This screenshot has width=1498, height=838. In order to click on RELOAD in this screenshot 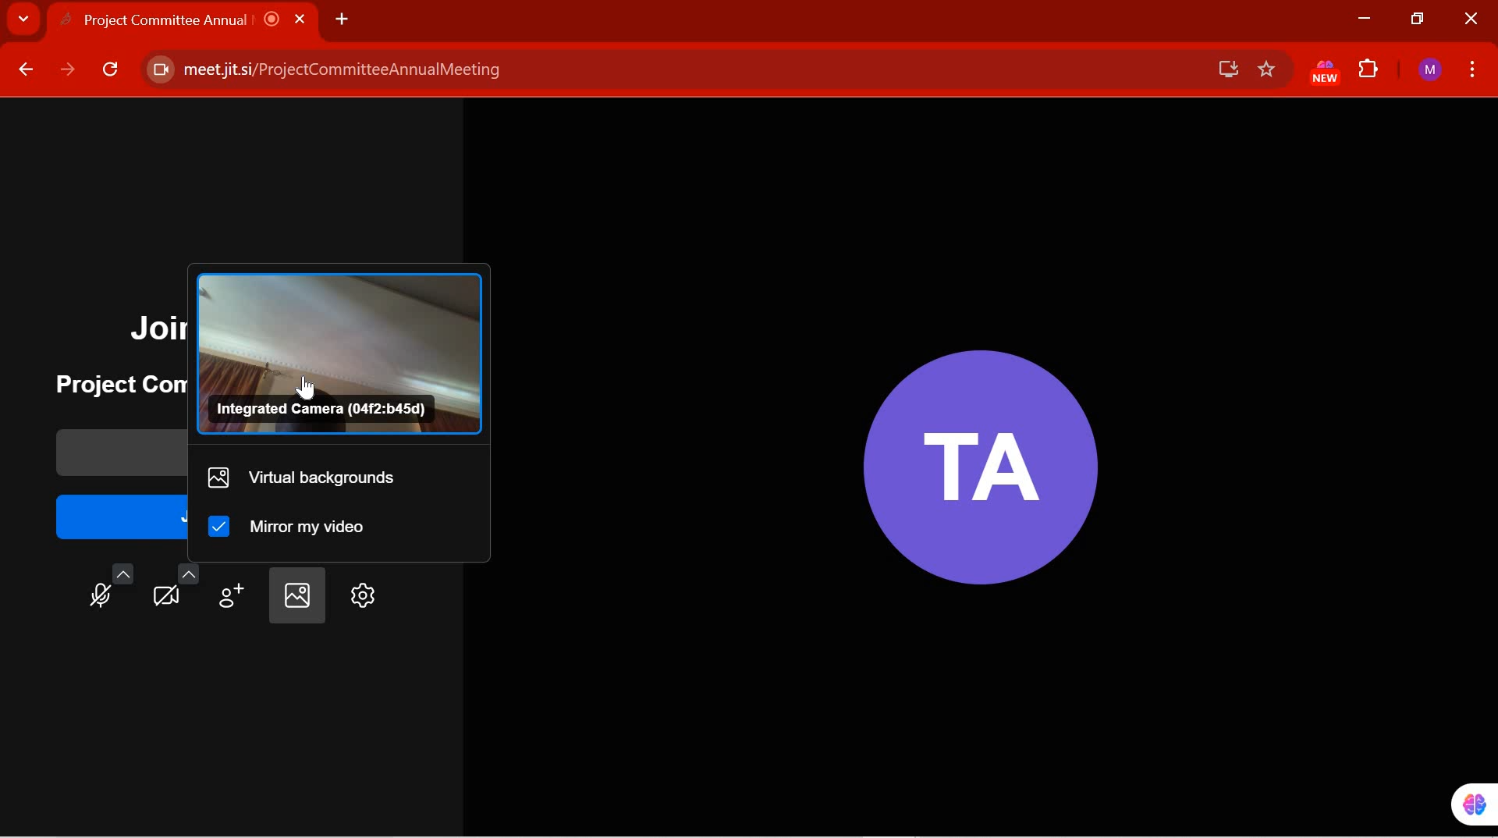, I will do `click(112, 73)`.